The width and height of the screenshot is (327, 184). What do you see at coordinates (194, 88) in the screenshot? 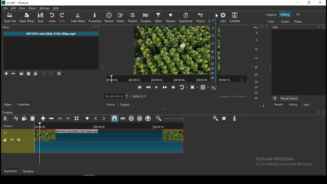
I see `toggle zoom` at bounding box center [194, 88].